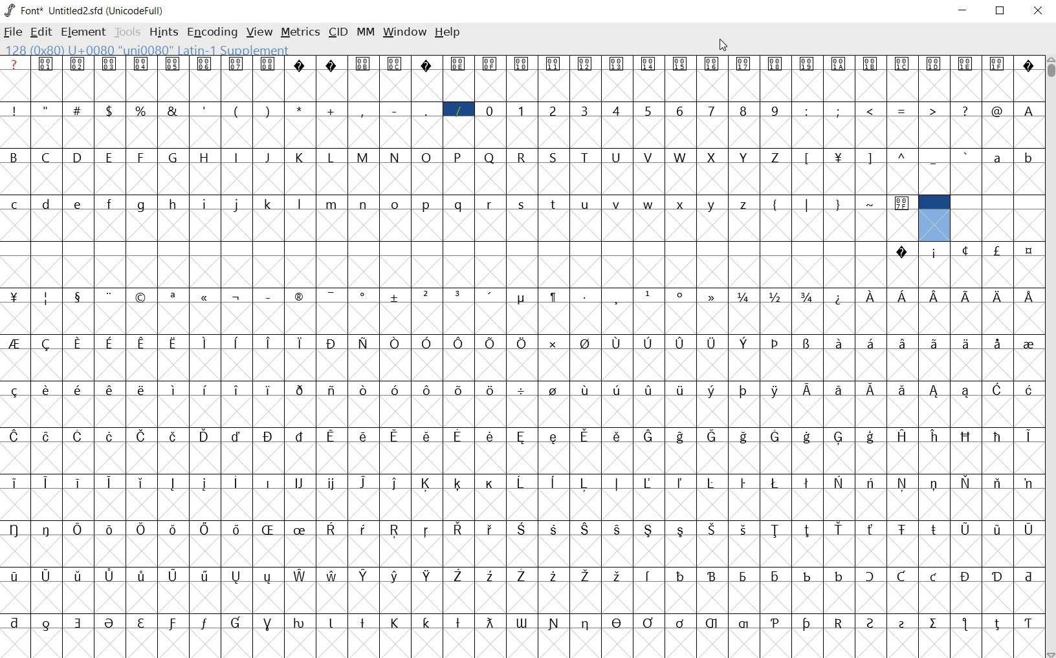  I want to click on Symbol, so click(711, 621).